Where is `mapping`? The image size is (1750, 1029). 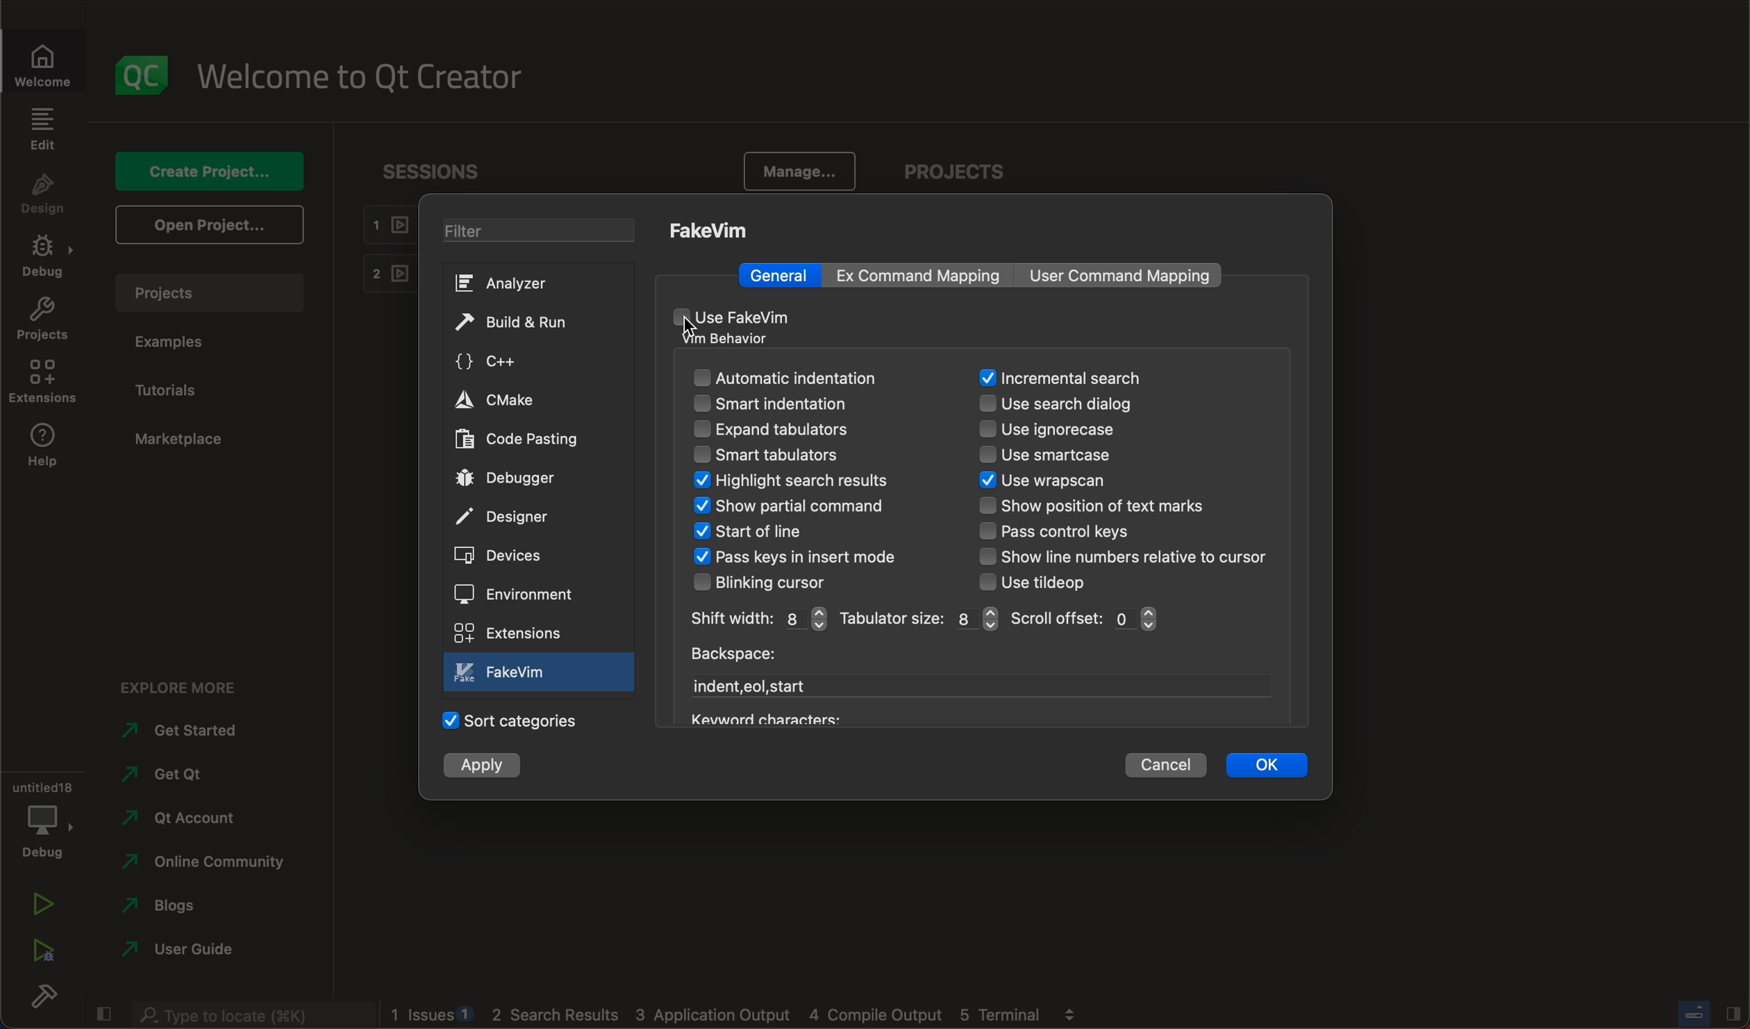
mapping is located at coordinates (928, 275).